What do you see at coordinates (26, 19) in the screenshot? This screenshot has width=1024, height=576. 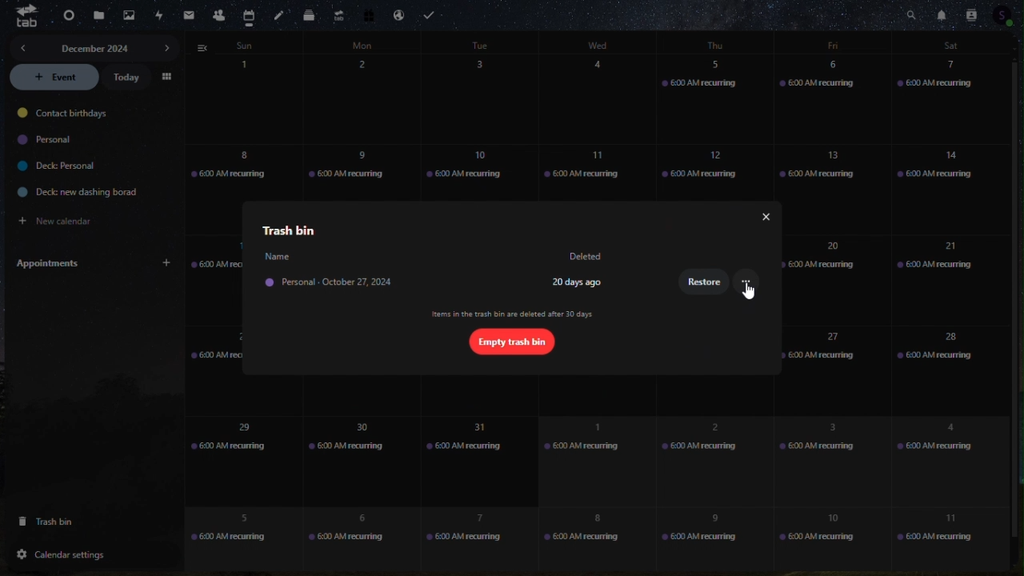 I see `tab` at bounding box center [26, 19].